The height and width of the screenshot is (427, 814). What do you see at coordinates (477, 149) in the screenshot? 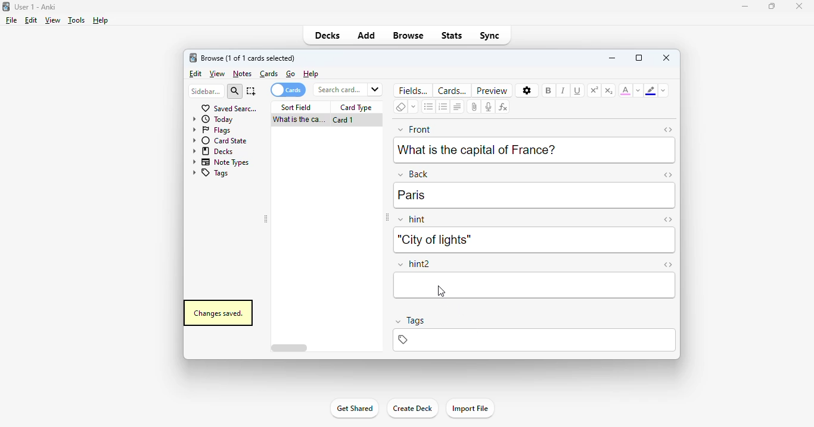
I see `what is the capital of France?` at bounding box center [477, 149].